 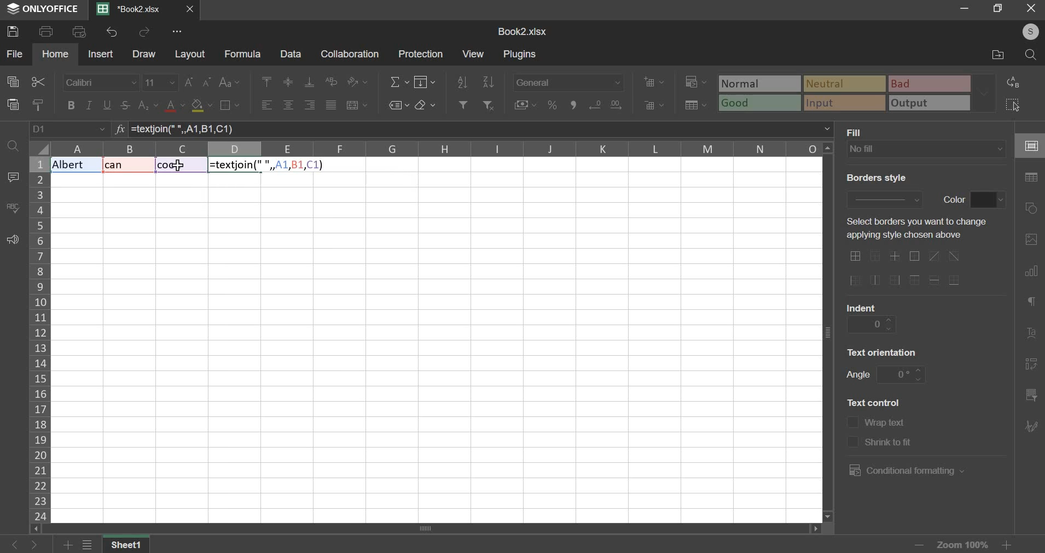 I want to click on text color, so click(x=176, y=106).